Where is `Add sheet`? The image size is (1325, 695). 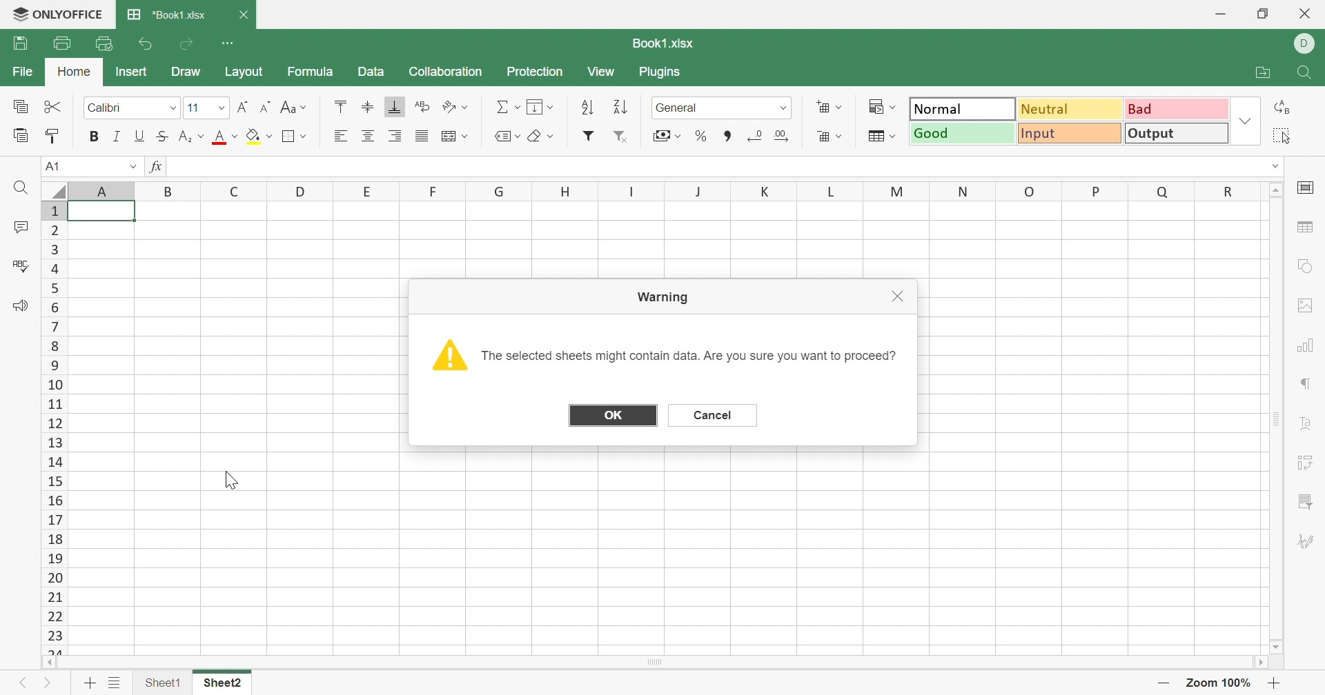 Add sheet is located at coordinates (90, 682).